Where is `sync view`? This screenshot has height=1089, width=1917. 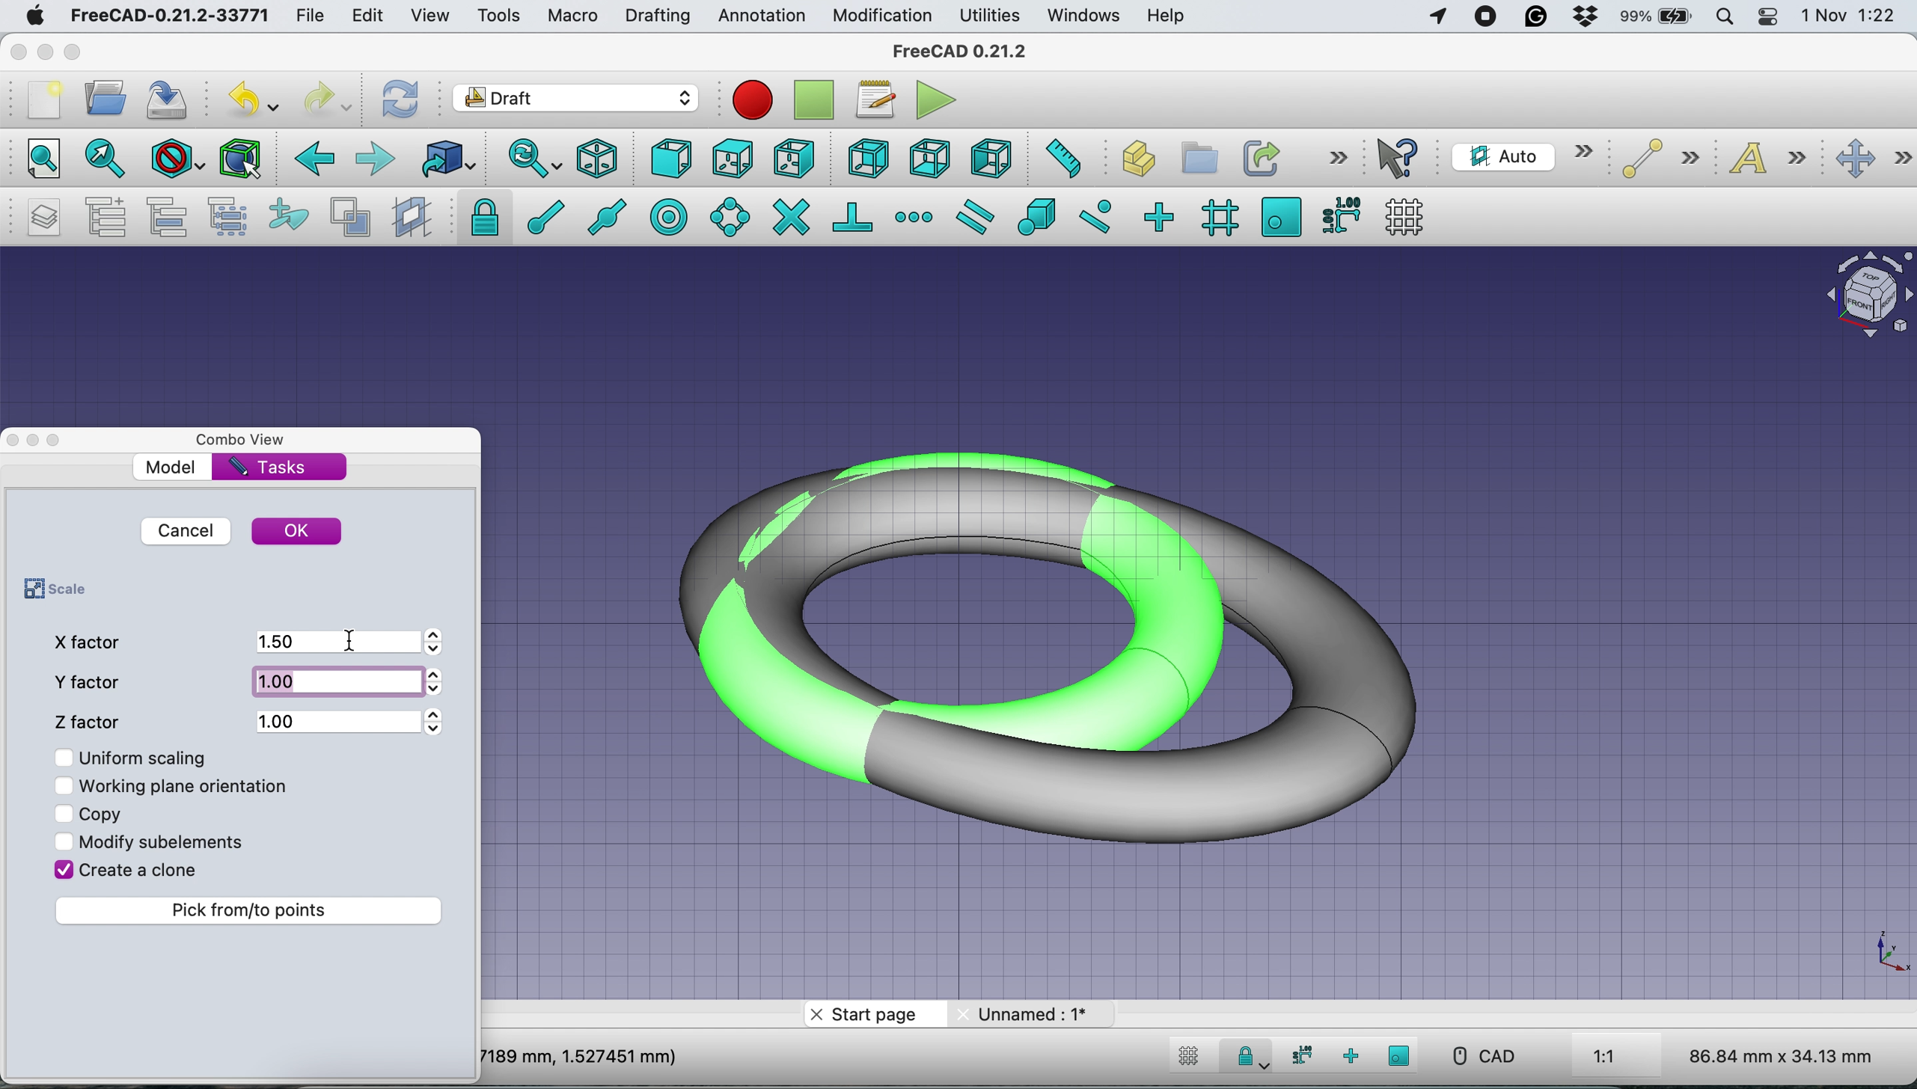
sync view is located at coordinates (533, 159).